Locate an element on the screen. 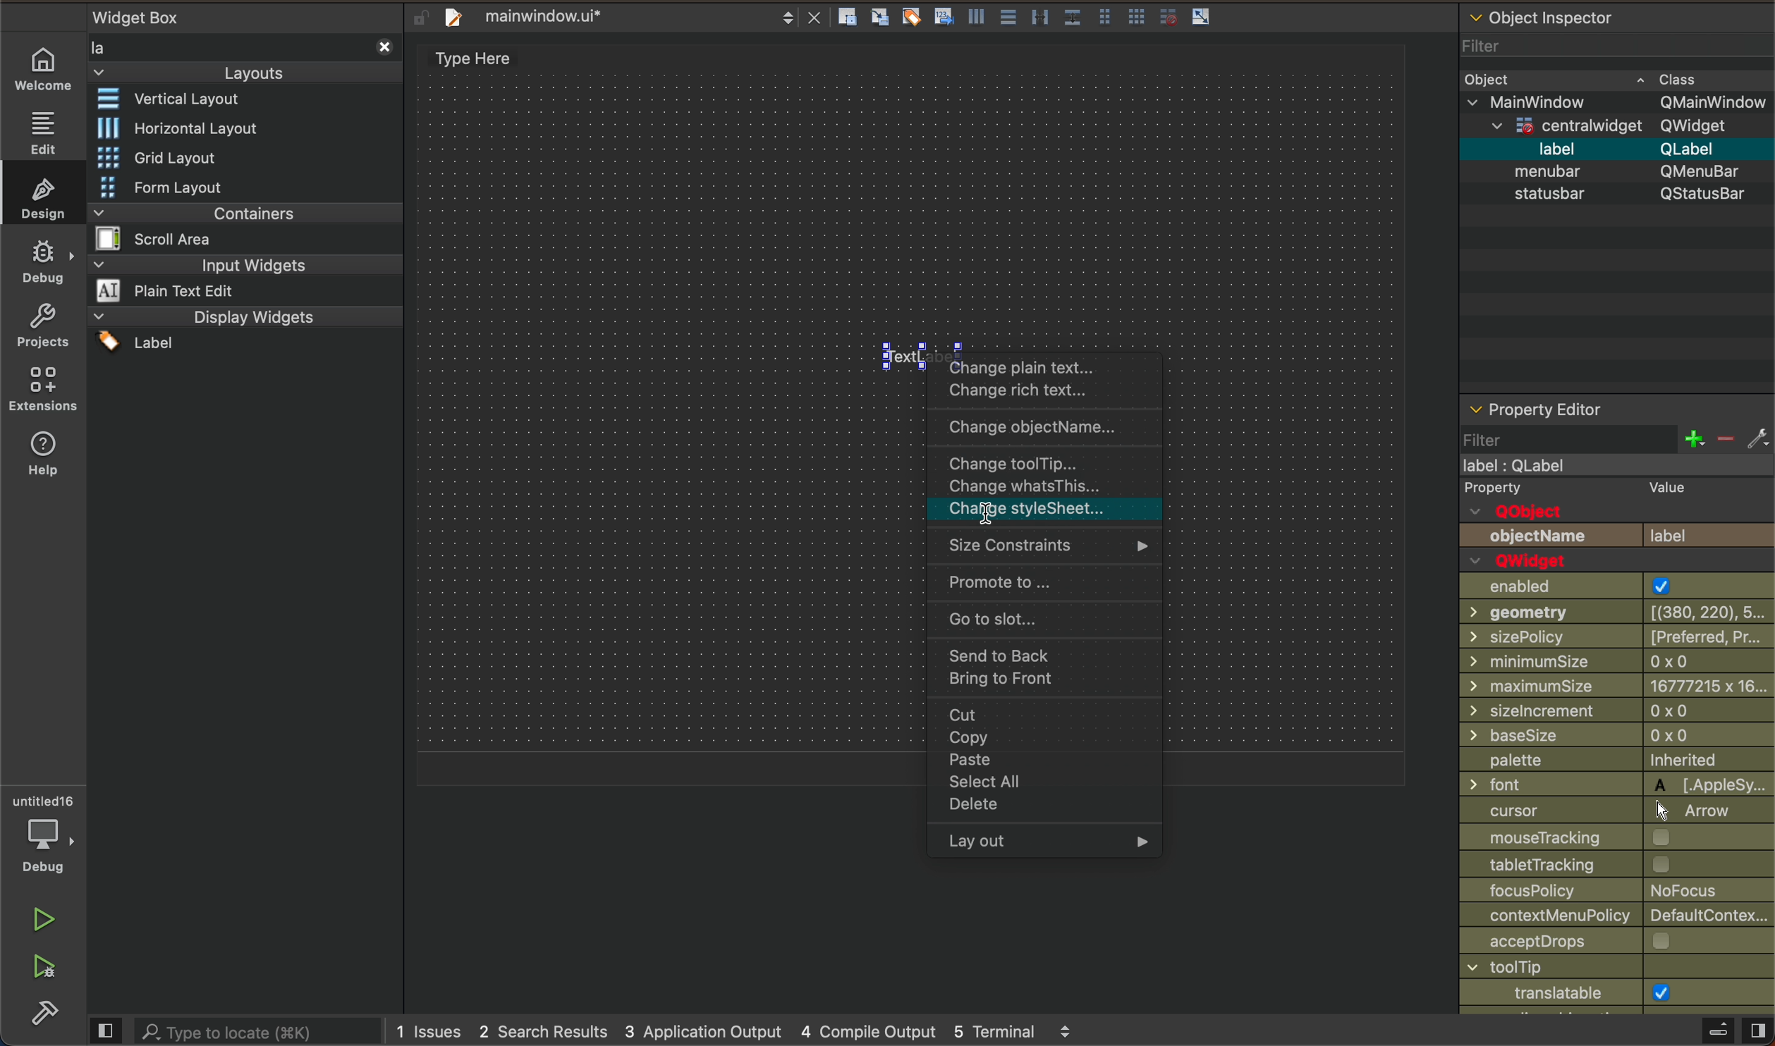 The image size is (1775, 1046). extensions is located at coordinates (44, 393).